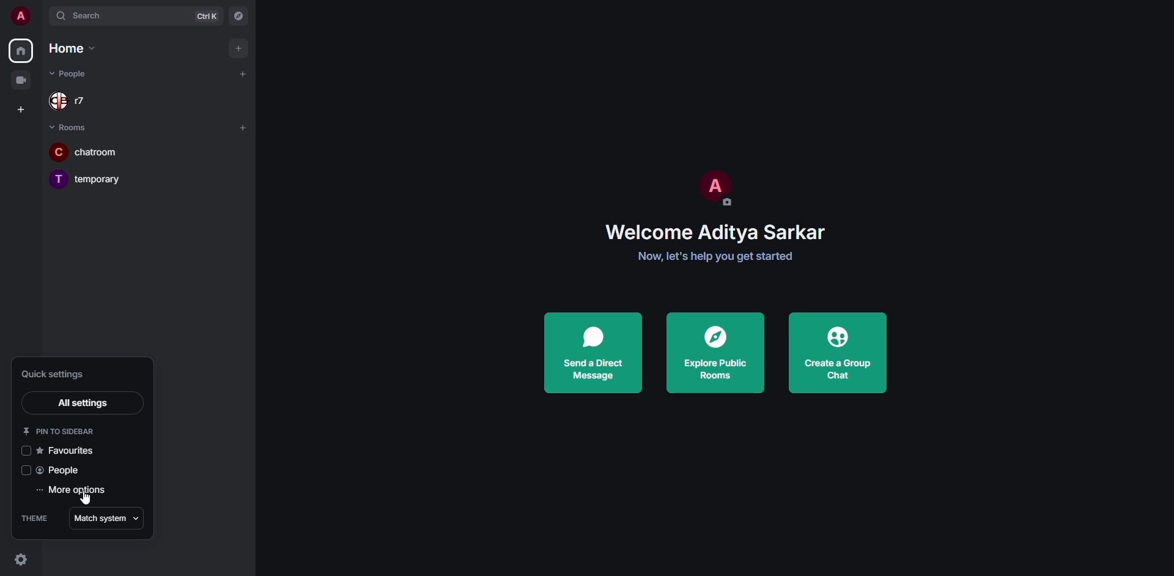 The height and width of the screenshot is (576, 1174). I want to click on profile, so click(20, 18).